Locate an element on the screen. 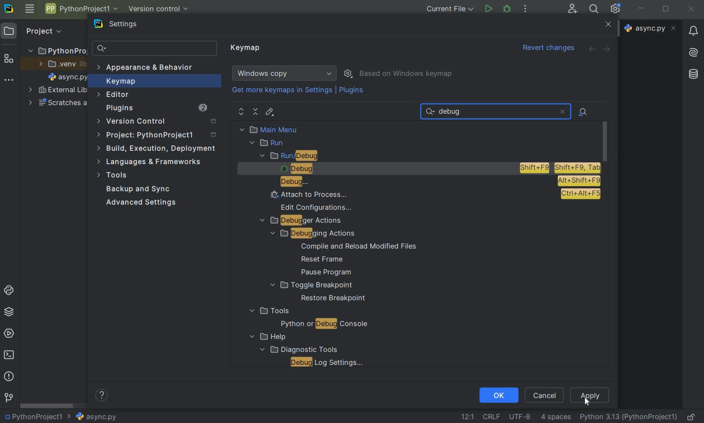  close is located at coordinates (691, 9).